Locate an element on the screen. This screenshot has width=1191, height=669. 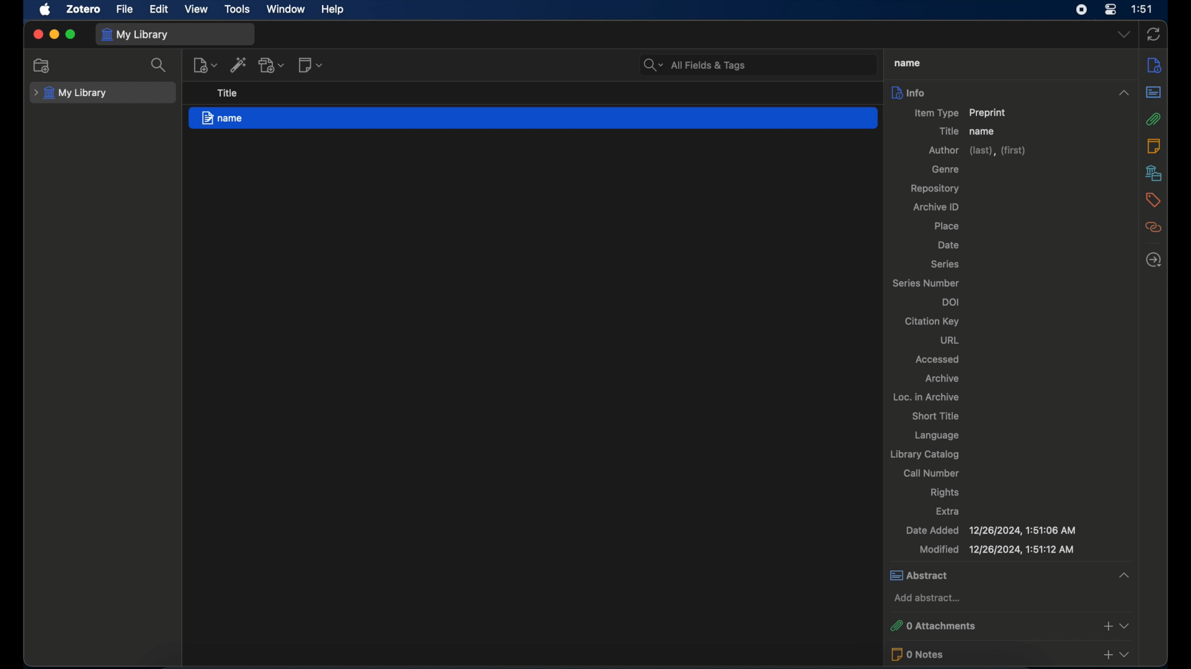
series is located at coordinates (946, 265).